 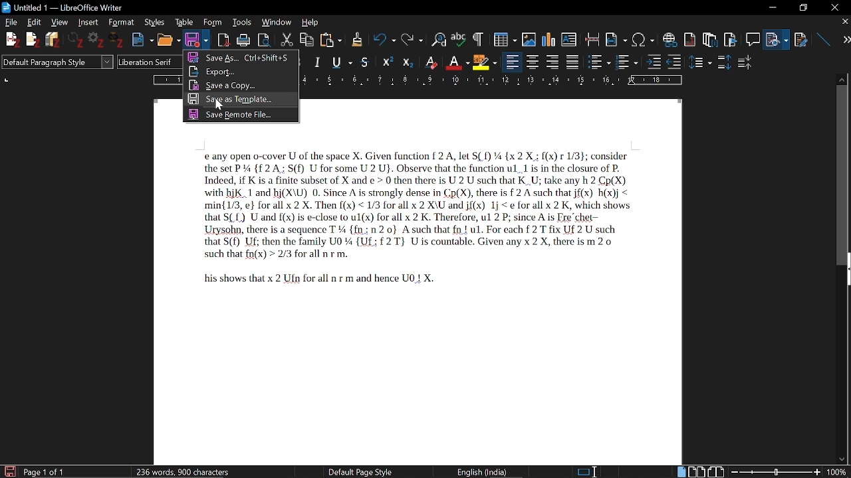 I want to click on Tools, so click(x=240, y=22).